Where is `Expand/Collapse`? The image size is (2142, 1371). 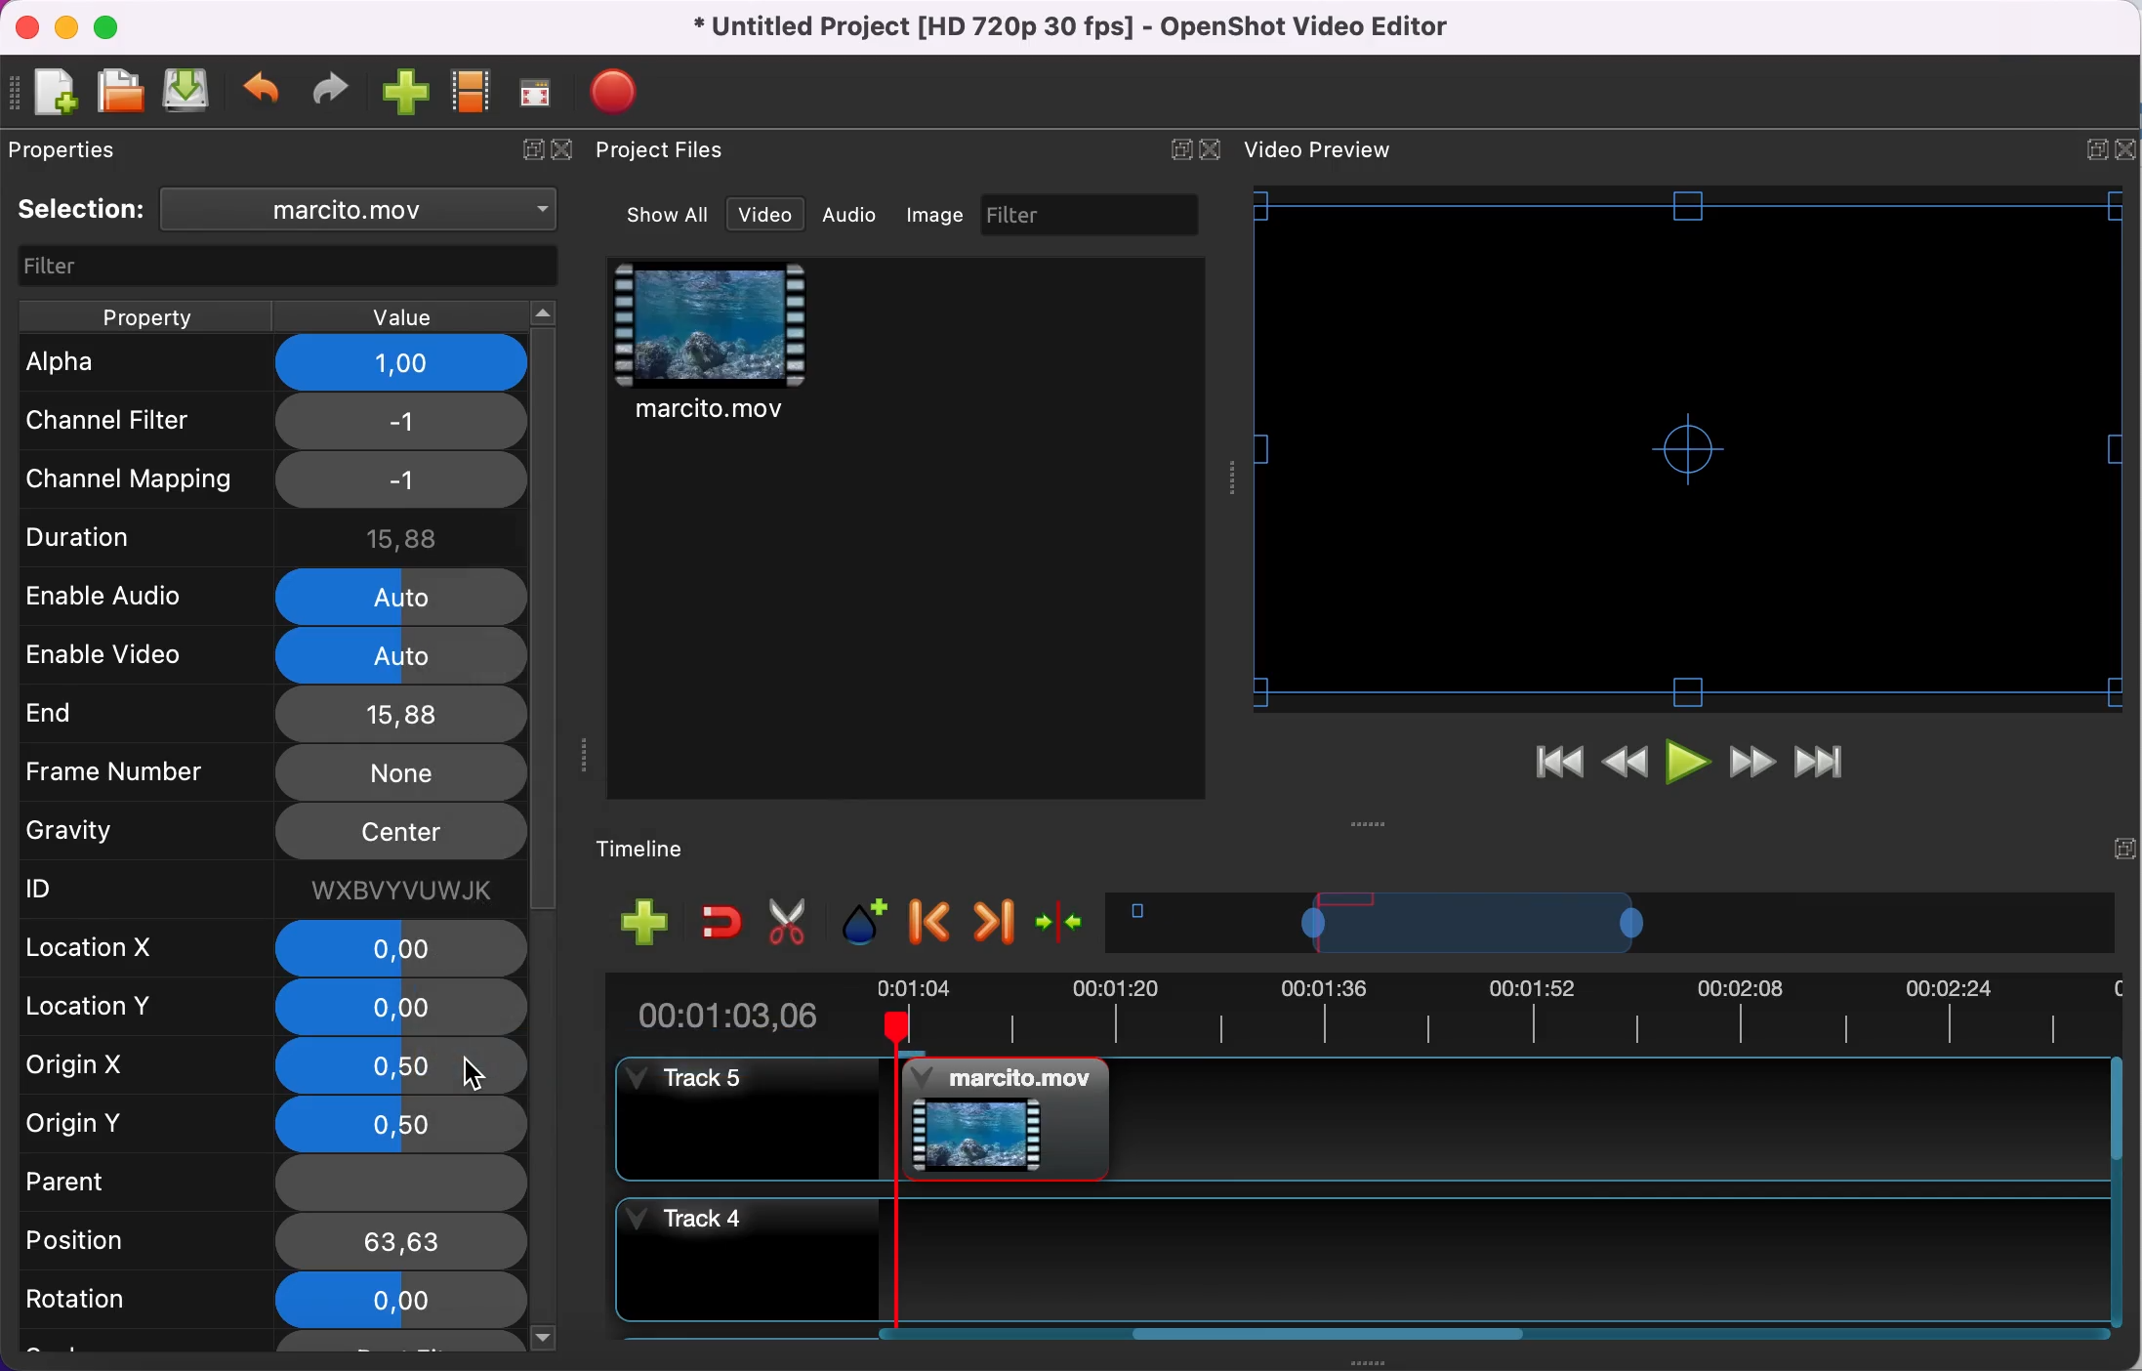 Expand/Collapse is located at coordinates (1180, 149).